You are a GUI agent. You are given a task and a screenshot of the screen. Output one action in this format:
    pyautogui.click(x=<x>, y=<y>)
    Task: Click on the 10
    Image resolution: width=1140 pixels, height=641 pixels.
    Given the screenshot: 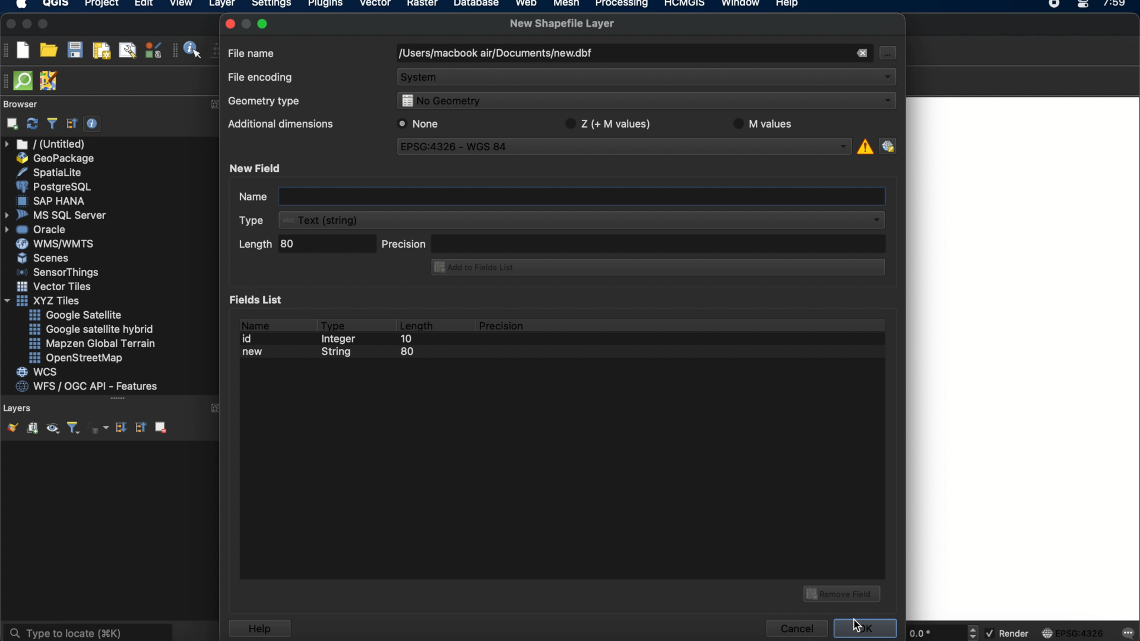 What is the action you would take?
    pyautogui.click(x=406, y=341)
    